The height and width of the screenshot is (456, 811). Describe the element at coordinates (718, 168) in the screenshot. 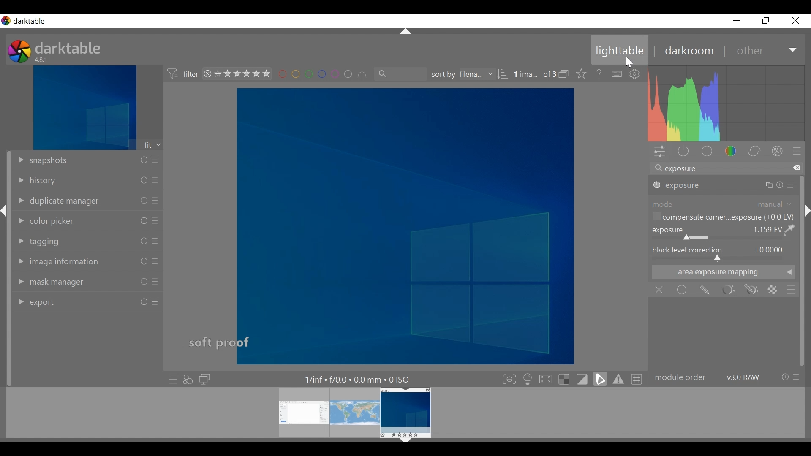

I see `search module by name or tag` at that location.